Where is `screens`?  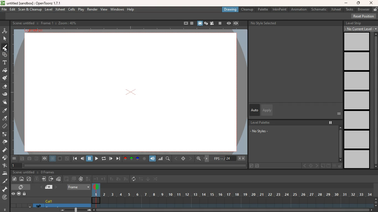
screens is located at coordinates (74, 179).